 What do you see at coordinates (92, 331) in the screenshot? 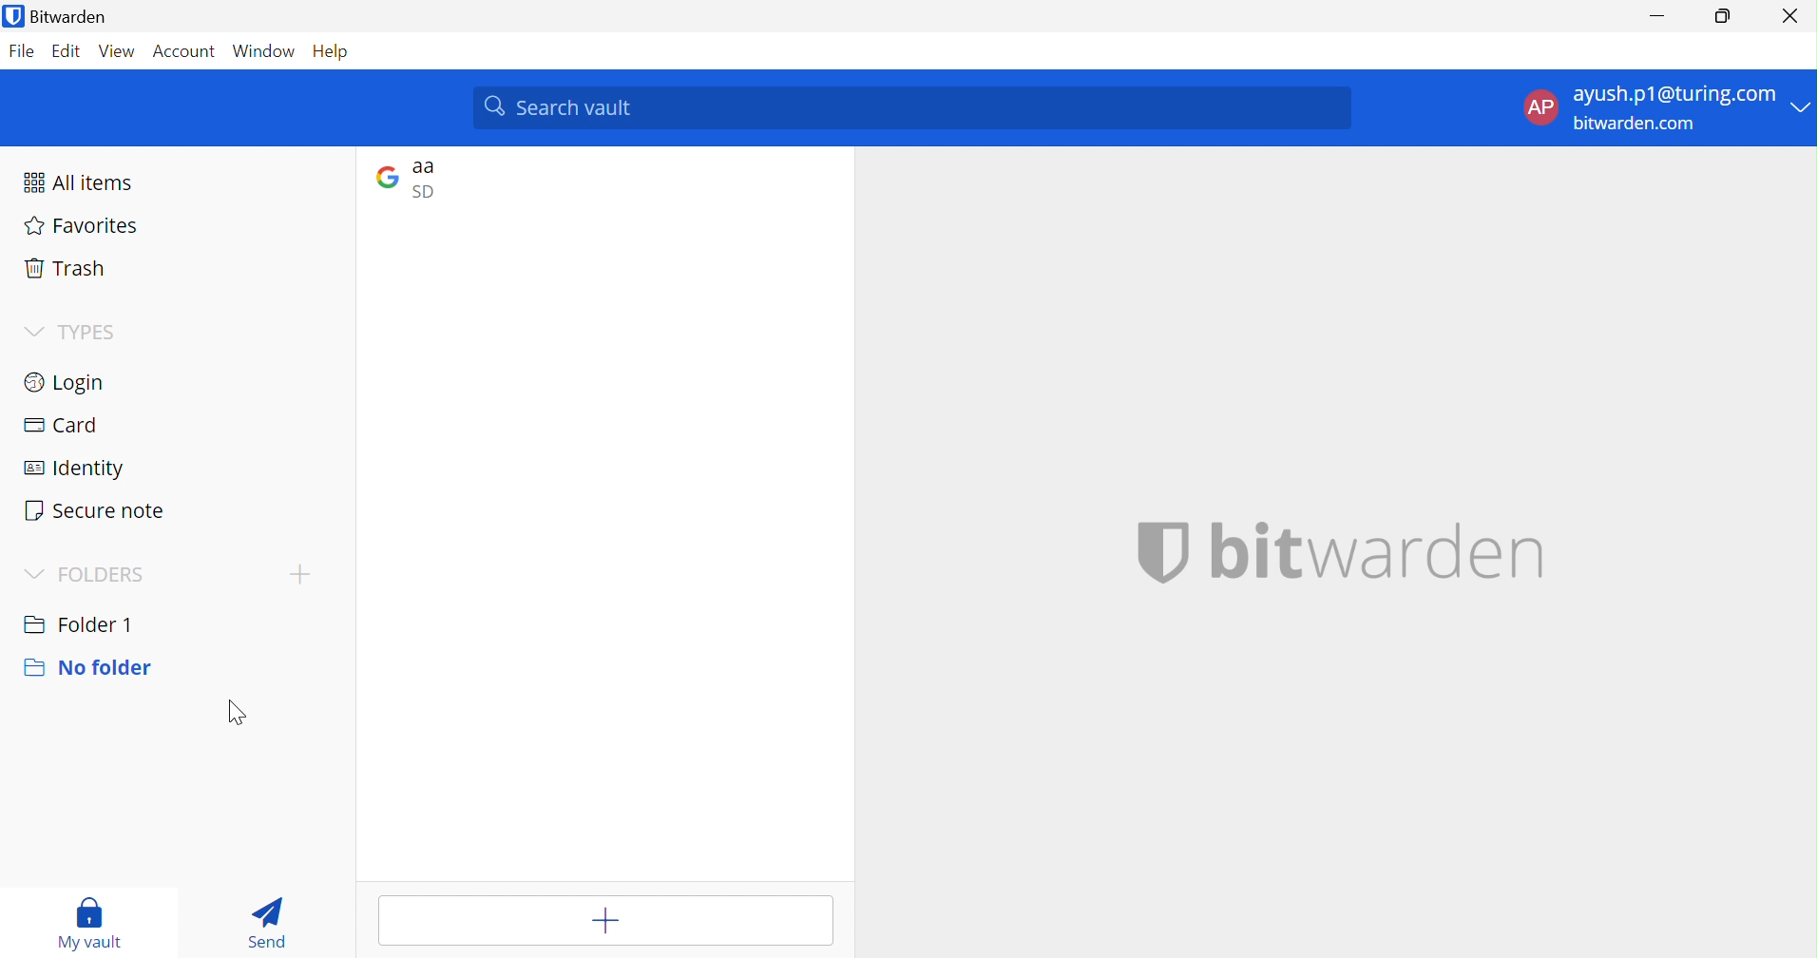
I see `TYPES` at bounding box center [92, 331].